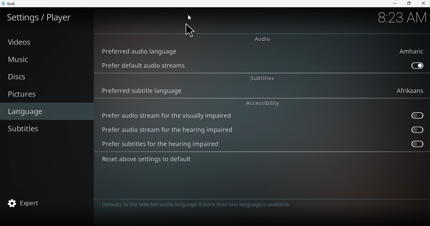  Describe the element at coordinates (261, 77) in the screenshot. I see `Subtitles` at that location.